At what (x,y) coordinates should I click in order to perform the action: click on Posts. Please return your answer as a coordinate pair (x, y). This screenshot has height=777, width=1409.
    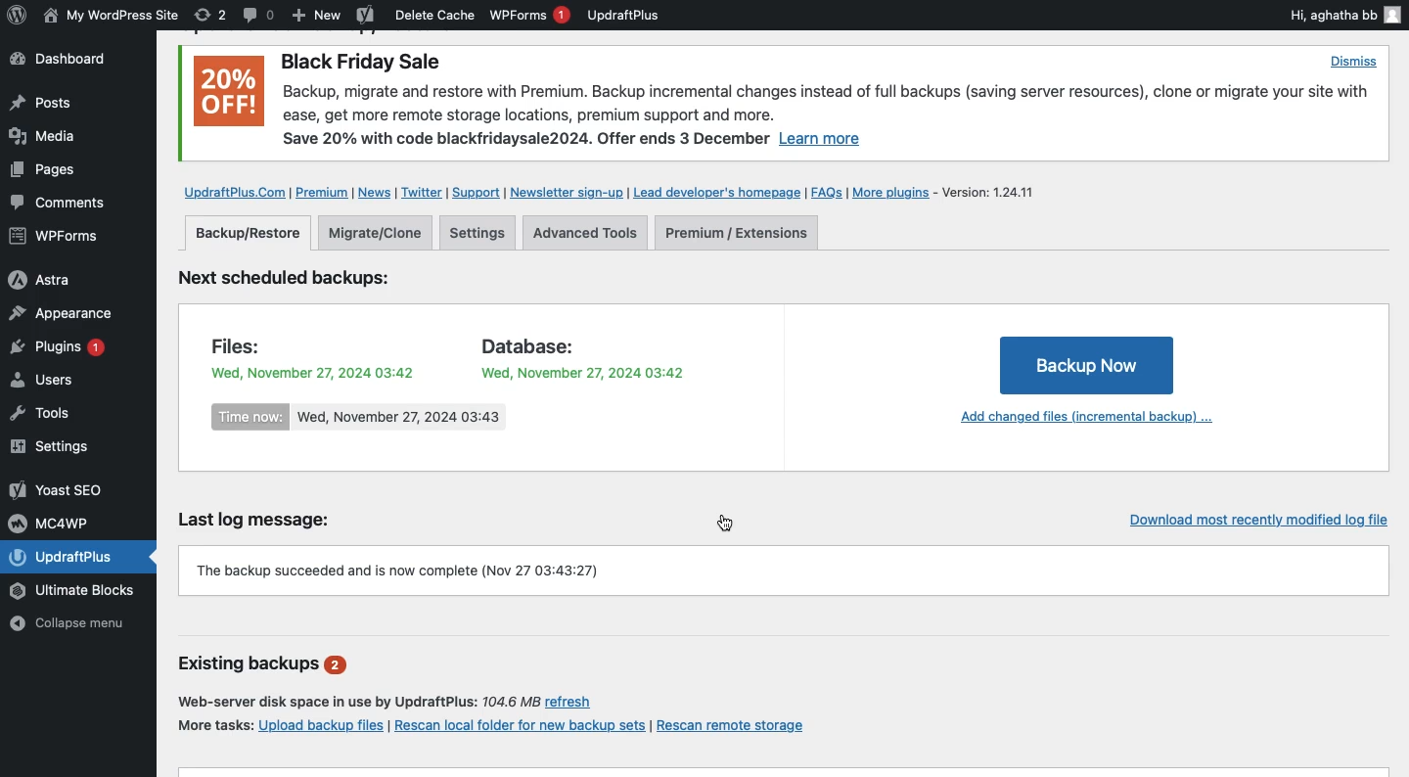
    Looking at the image, I should click on (39, 103).